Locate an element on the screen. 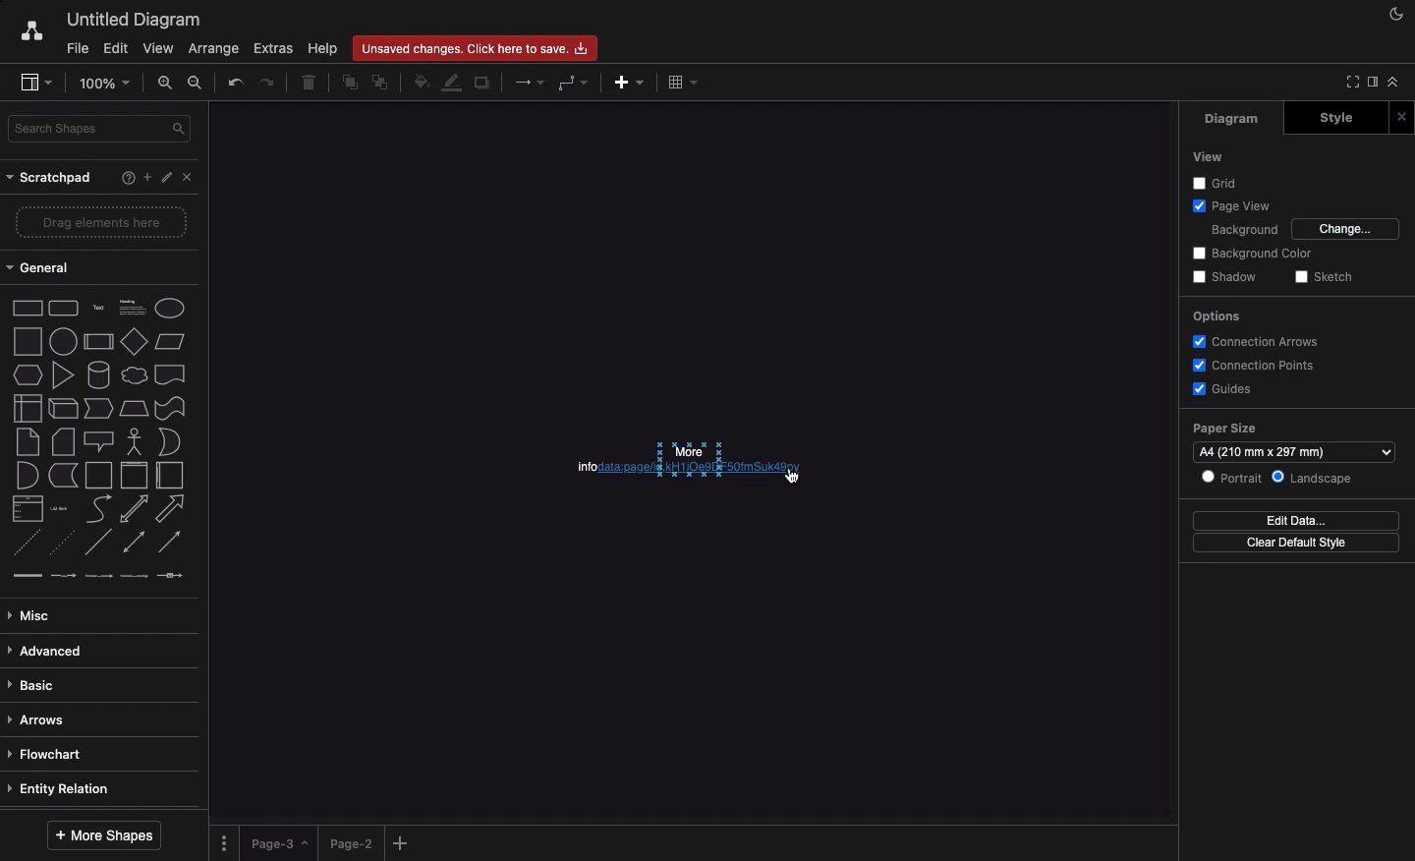  To front is located at coordinates (351, 84).